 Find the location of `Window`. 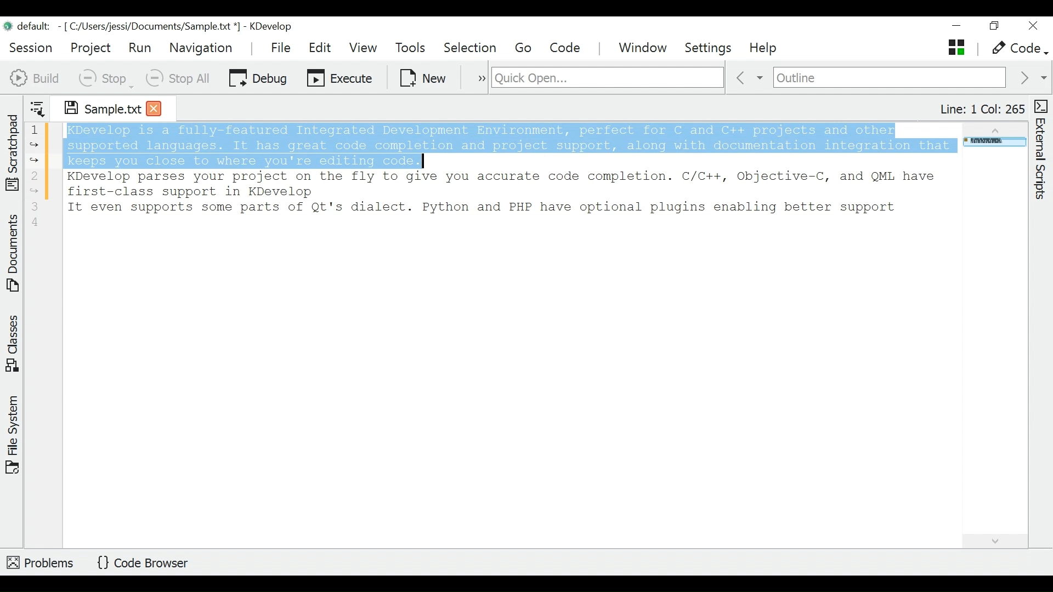

Window is located at coordinates (644, 49).